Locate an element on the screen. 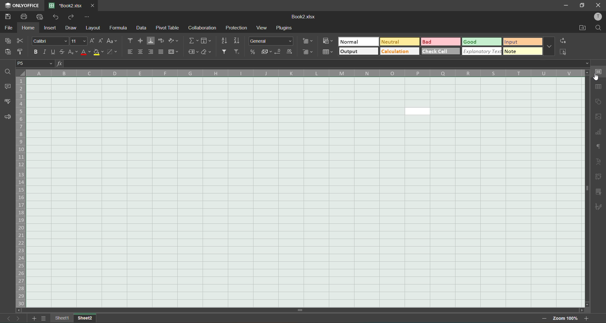 The image size is (606, 323). sort ascending is located at coordinates (226, 41).